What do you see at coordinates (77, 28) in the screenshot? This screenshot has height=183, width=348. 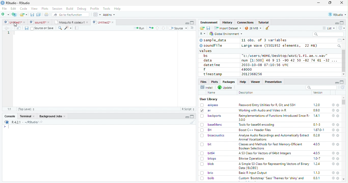 I see `Compile report` at bounding box center [77, 28].